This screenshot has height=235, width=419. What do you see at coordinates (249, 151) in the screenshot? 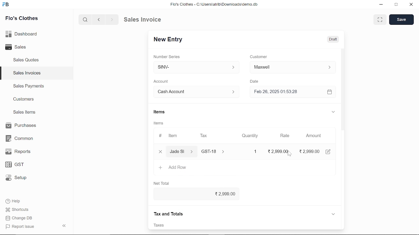
I see `1` at bounding box center [249, 151].